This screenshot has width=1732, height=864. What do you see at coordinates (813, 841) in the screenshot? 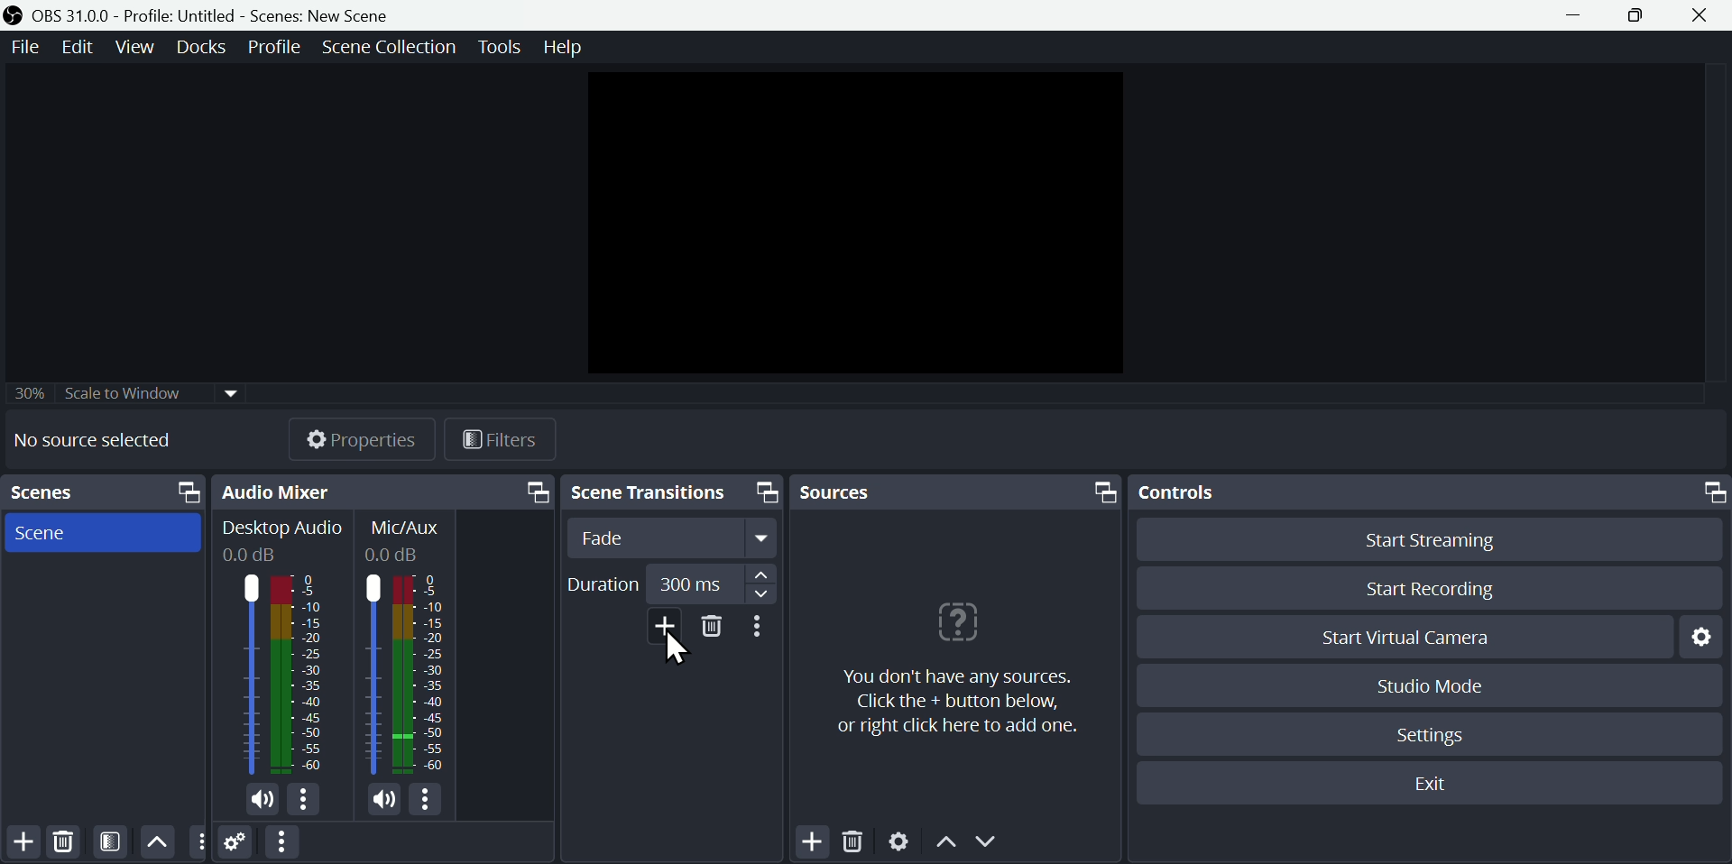
I see `Add` at bounding box center [813, 841].